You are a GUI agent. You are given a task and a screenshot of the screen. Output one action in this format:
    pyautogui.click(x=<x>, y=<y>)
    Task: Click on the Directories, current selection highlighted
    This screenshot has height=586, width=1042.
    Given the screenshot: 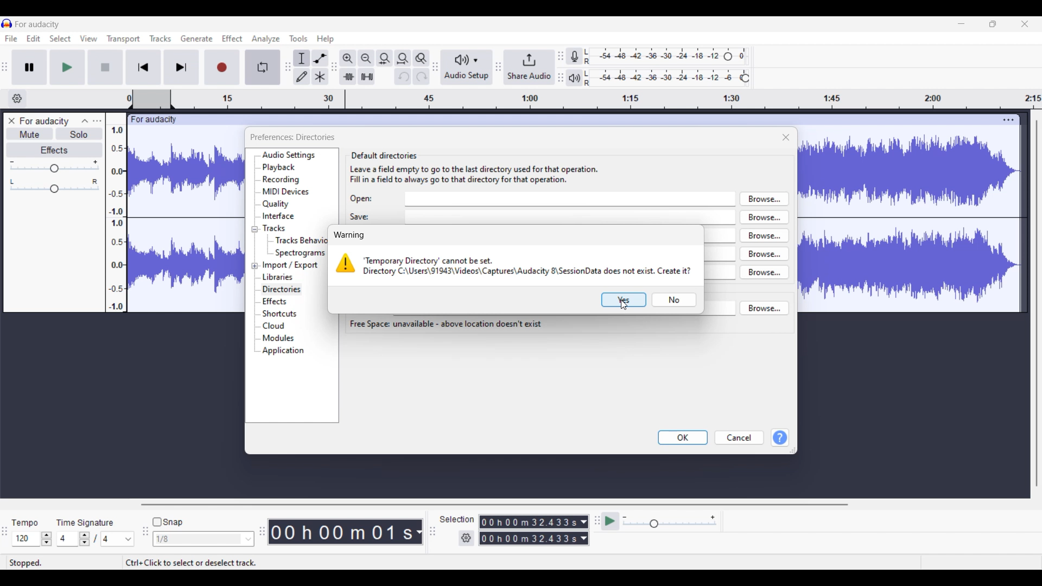 What is the action you would take?
    pyautogui.click(x=282, y=290)
    